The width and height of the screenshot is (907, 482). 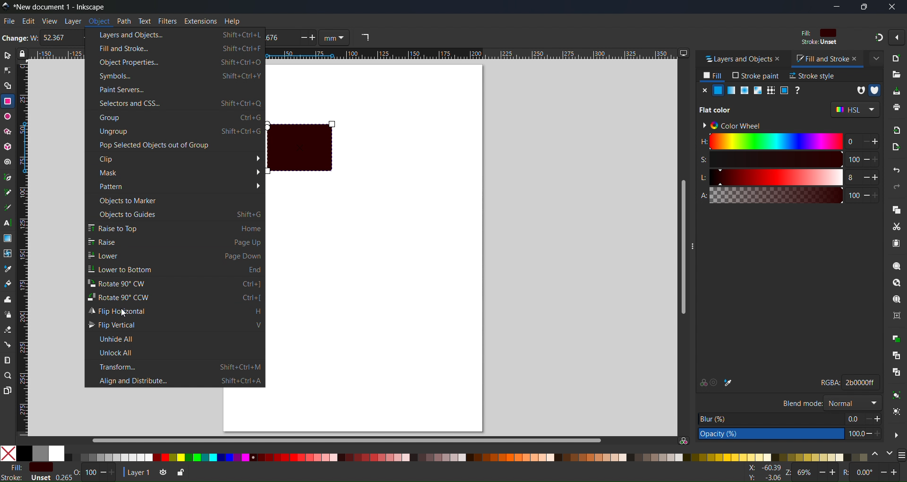 What do you see at coordinates (729, 382) in the screenshot?
I see `Pick colors of image` at bounding box center [729, 382].